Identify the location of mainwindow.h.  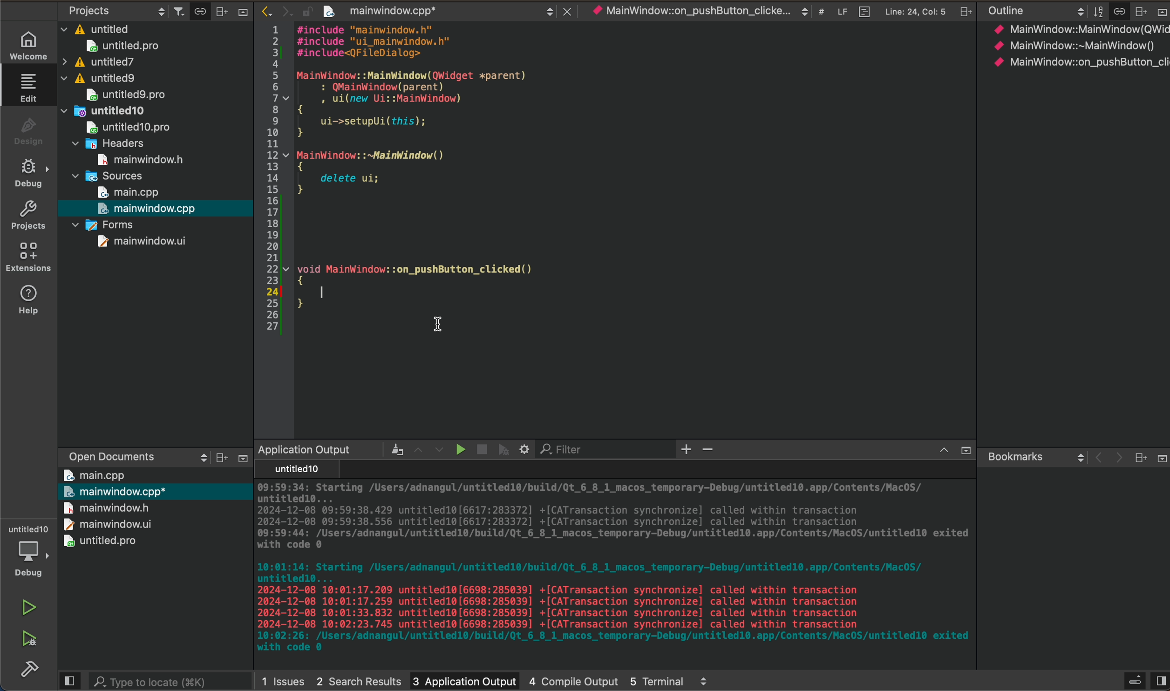
(107, 508).